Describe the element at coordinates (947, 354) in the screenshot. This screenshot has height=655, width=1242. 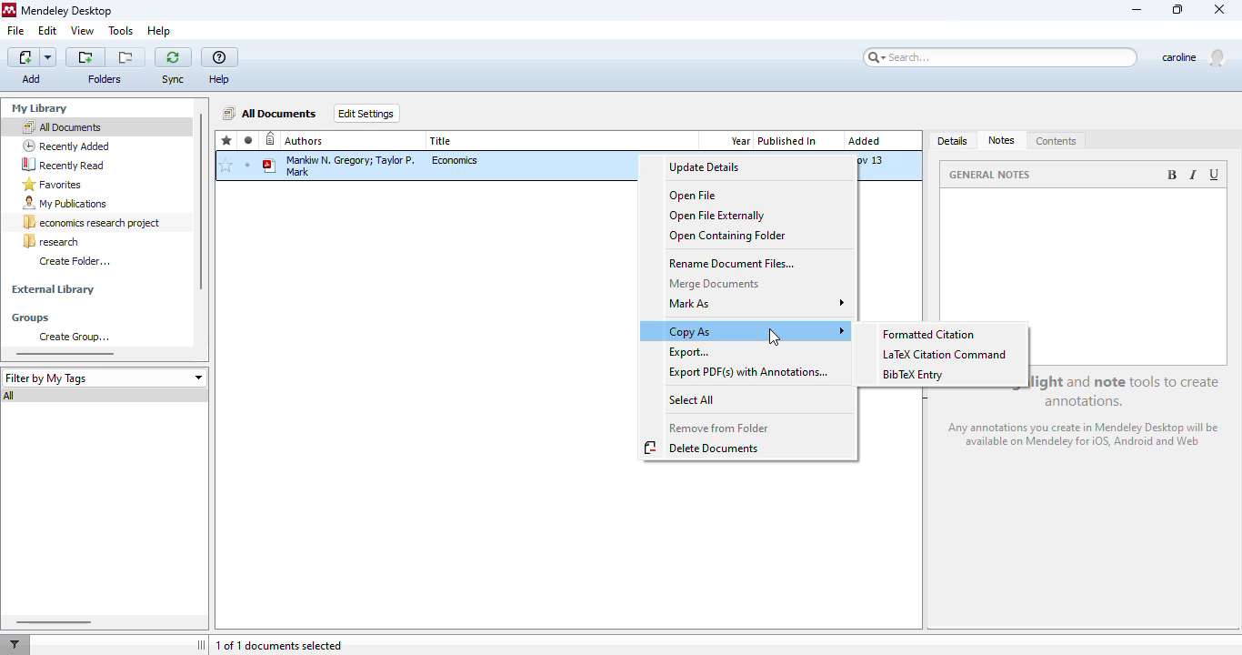
I see `LaTex citation command` at that location.